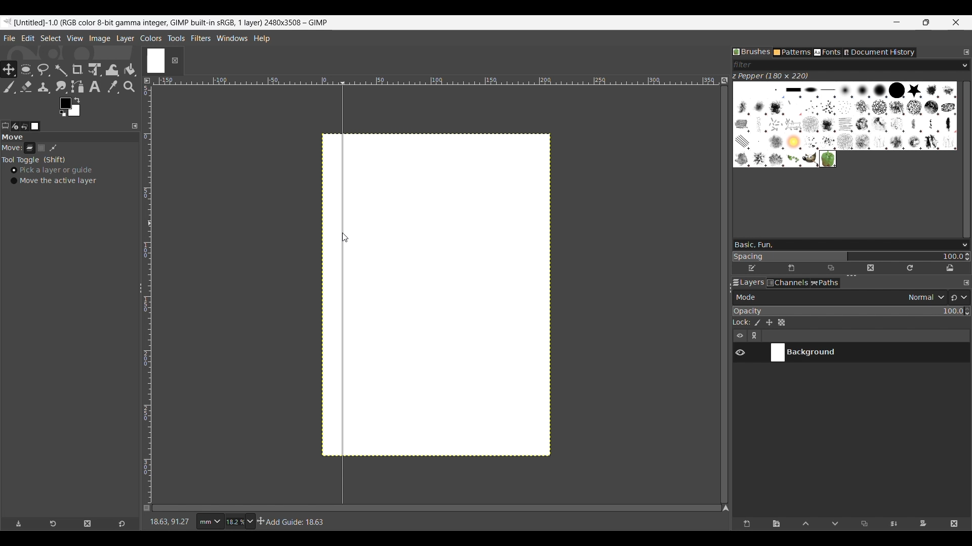  Describe the element at coordinates (176, 38) in the screenshot. I see `Tools menu` at that location.